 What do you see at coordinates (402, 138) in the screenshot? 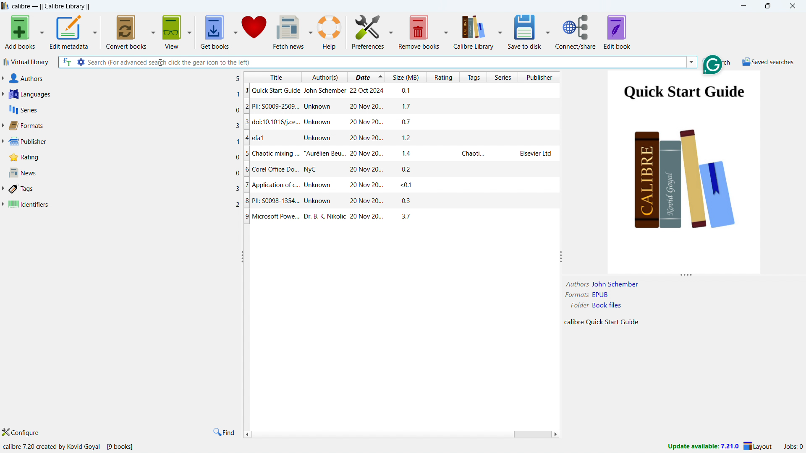
I see `efa1` at bounding box center [402, 138].